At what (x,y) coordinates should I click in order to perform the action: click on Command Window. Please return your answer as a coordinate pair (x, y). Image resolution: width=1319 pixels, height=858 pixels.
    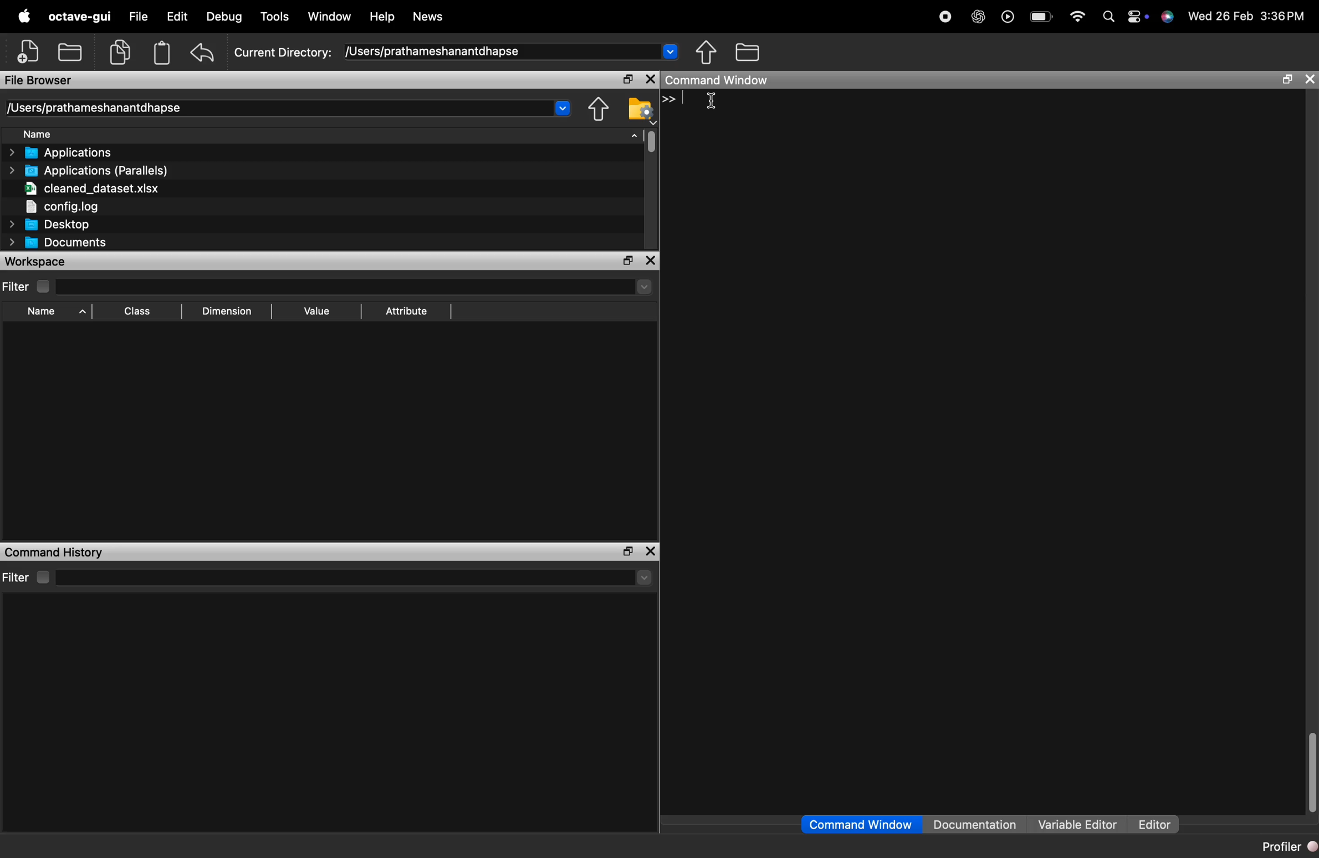
    Looking at the image, I should click on (967, 80).